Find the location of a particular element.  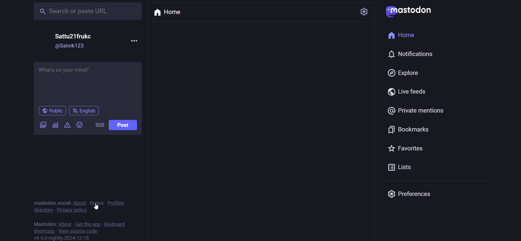

about is located at coordinates (79, 203).